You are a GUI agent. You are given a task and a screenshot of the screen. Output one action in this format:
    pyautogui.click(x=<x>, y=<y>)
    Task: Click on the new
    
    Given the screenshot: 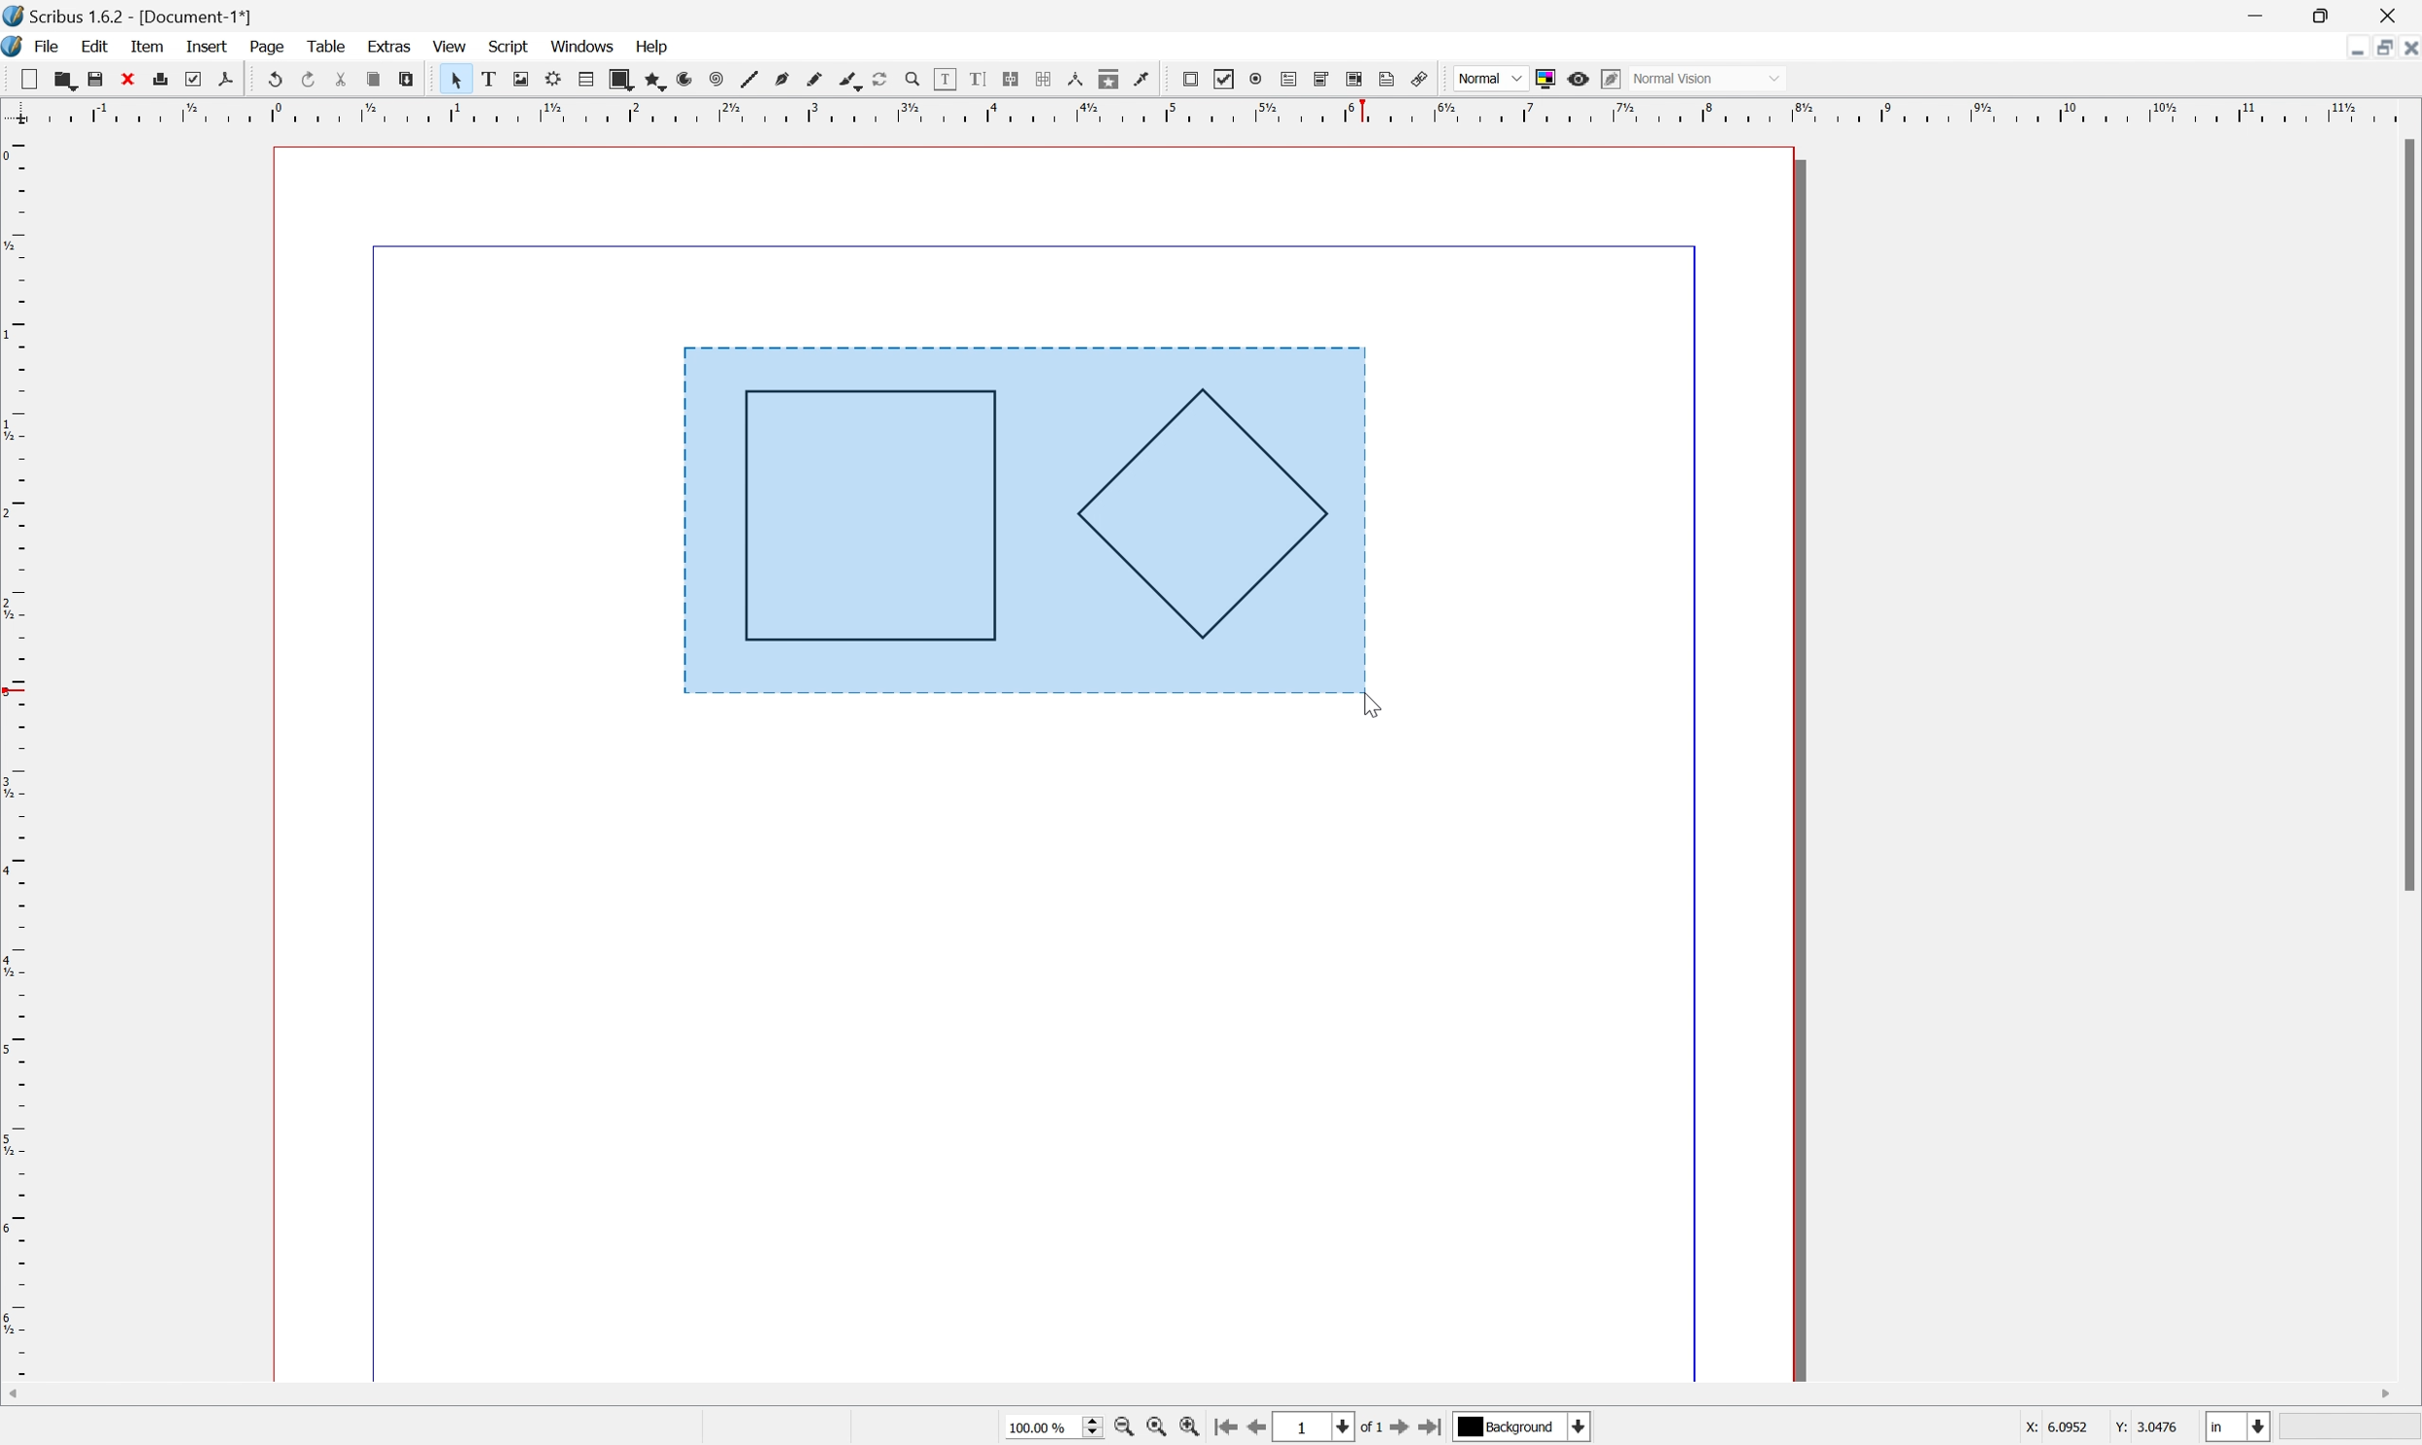 What is the action you would take?
    pyautogui.click(x=21, y=79)
    